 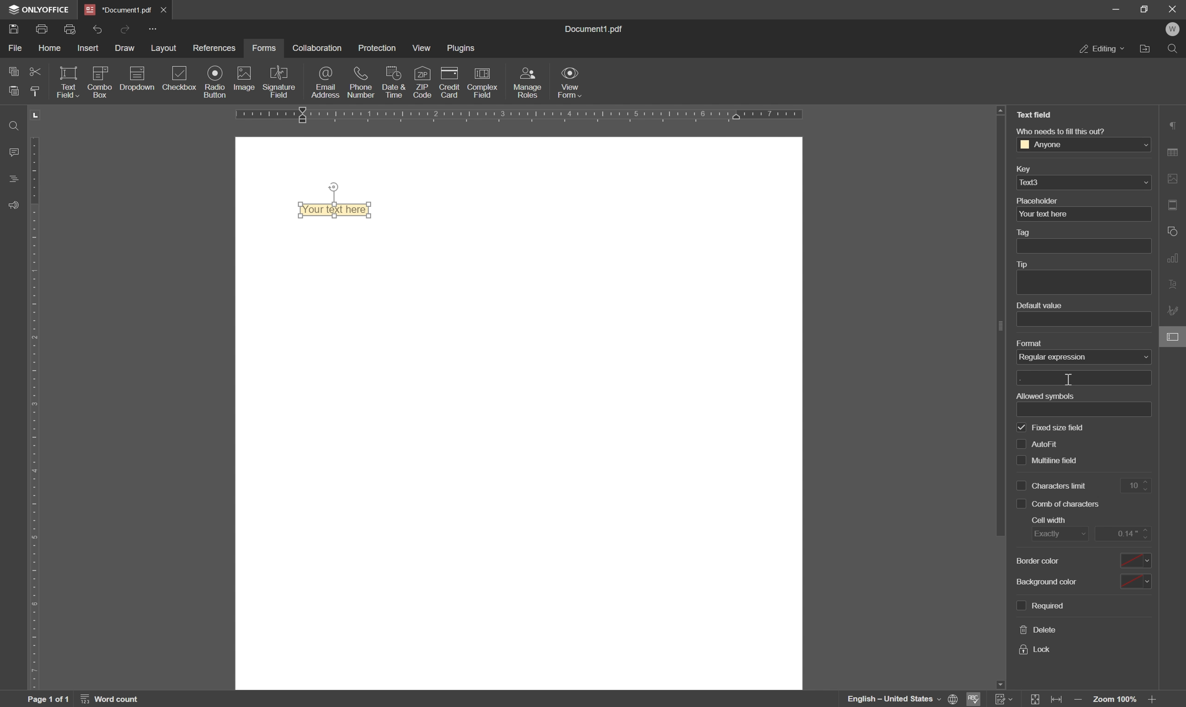 I want to click on background color, so click(x=1052, y=581).